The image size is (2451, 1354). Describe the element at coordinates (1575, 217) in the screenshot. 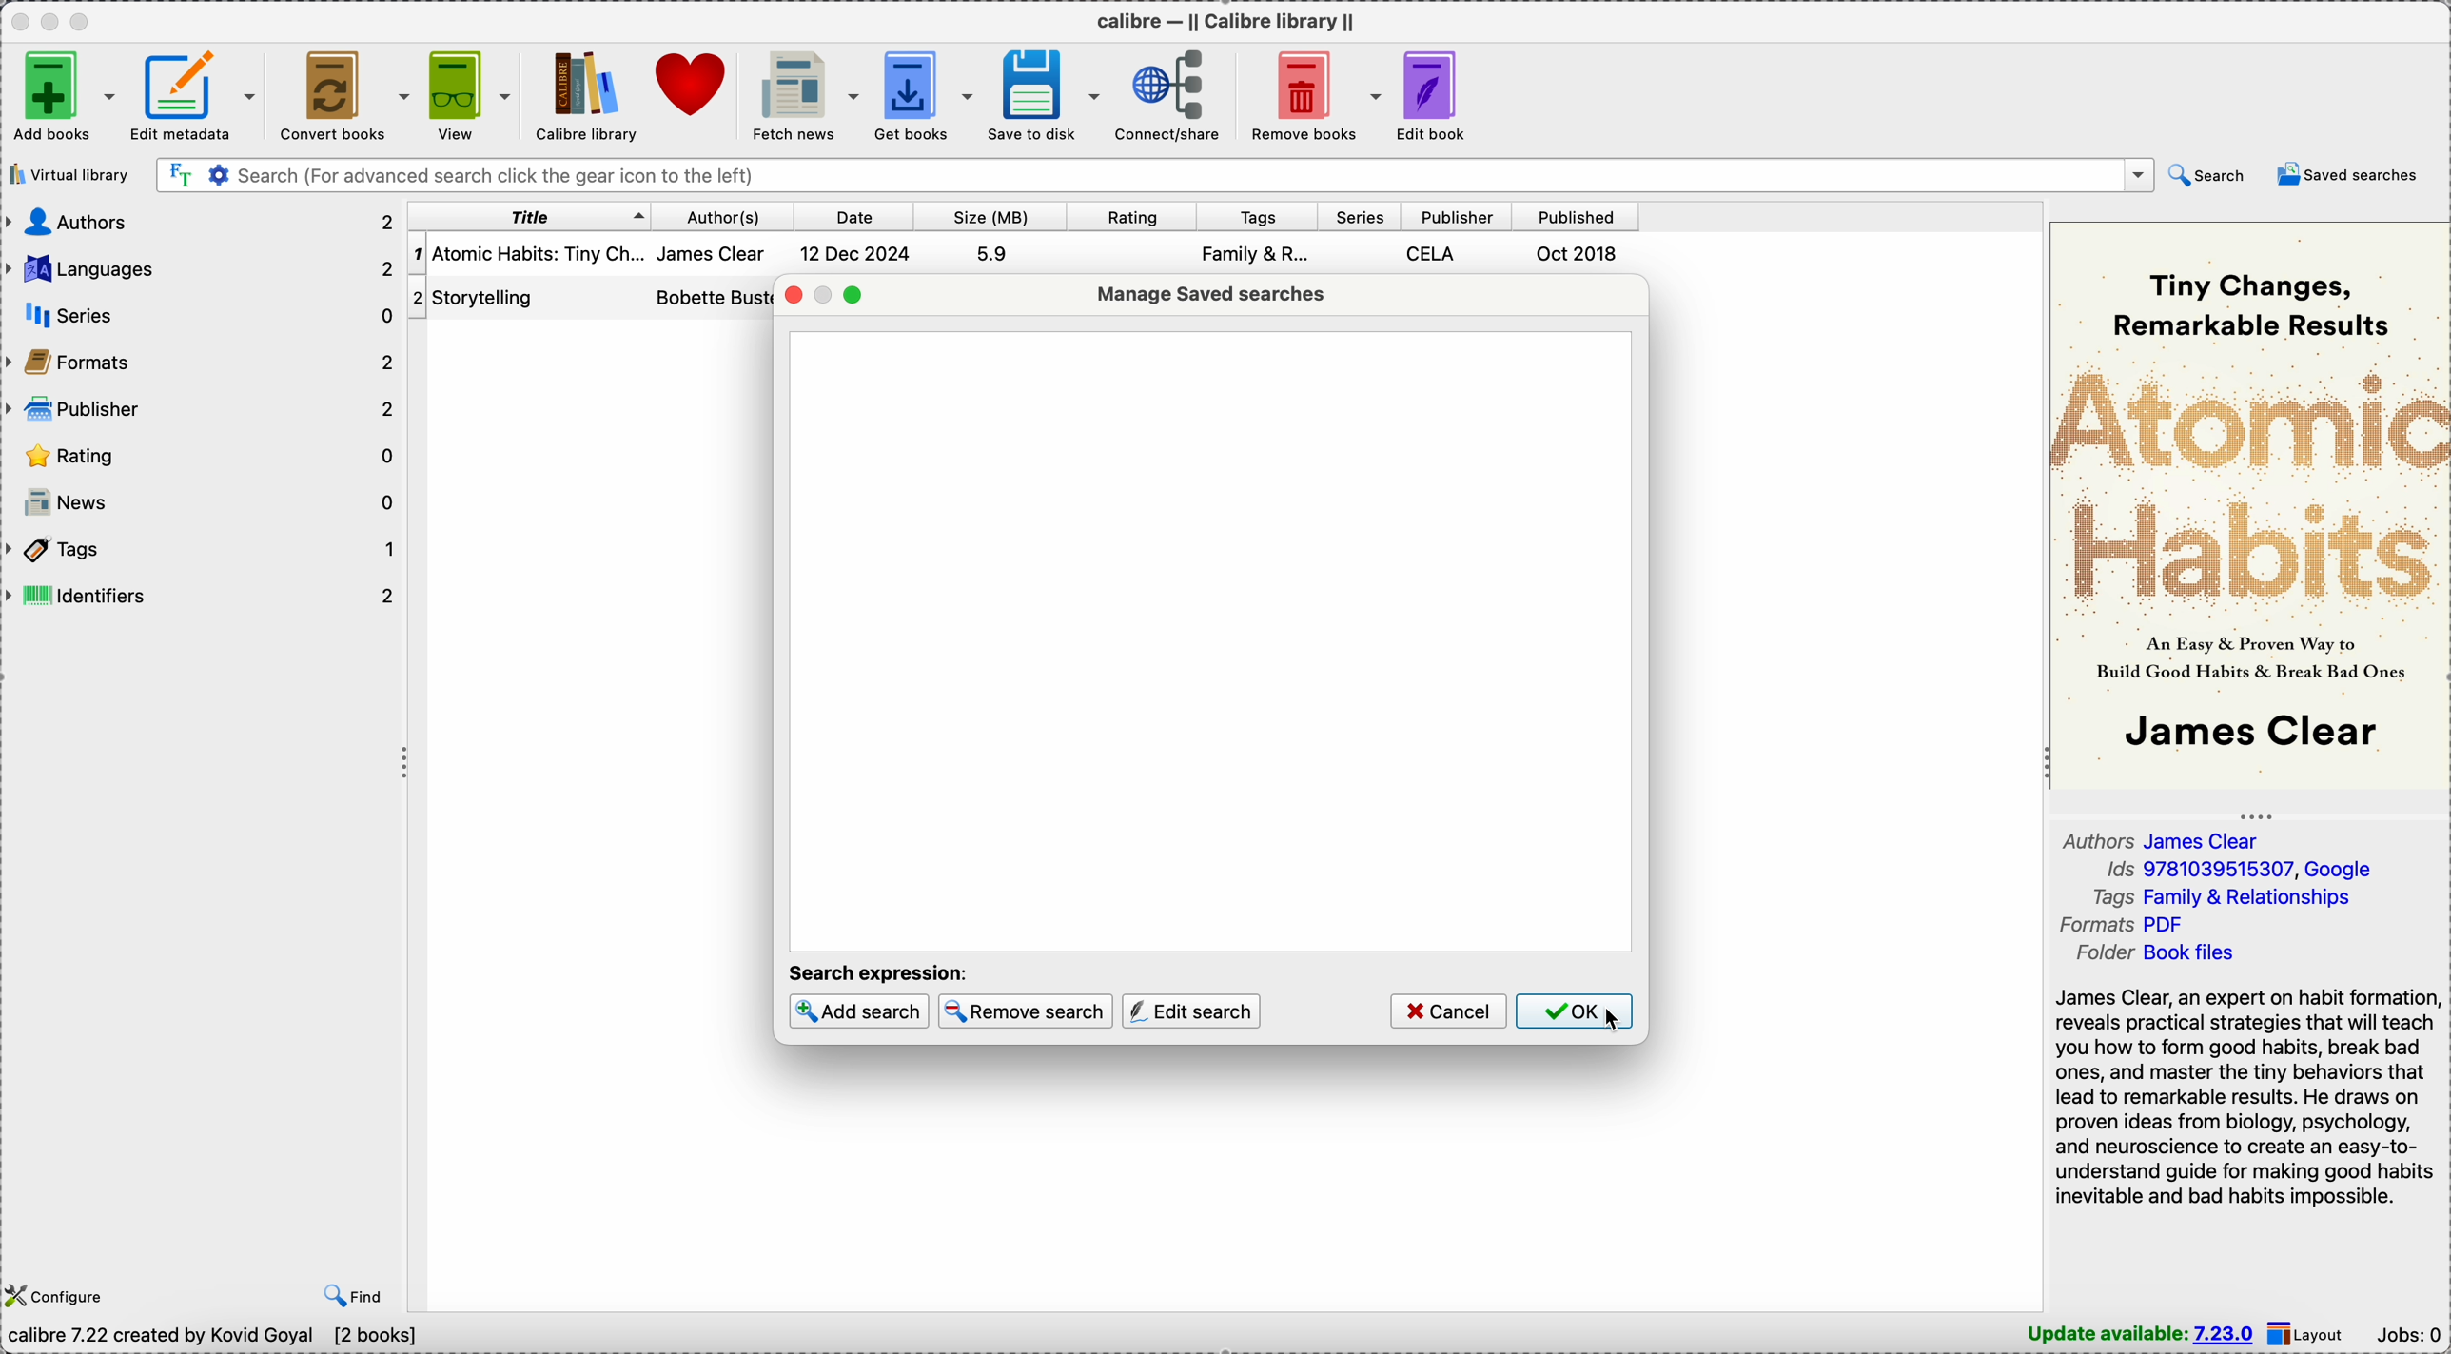

I see `published` at that location.